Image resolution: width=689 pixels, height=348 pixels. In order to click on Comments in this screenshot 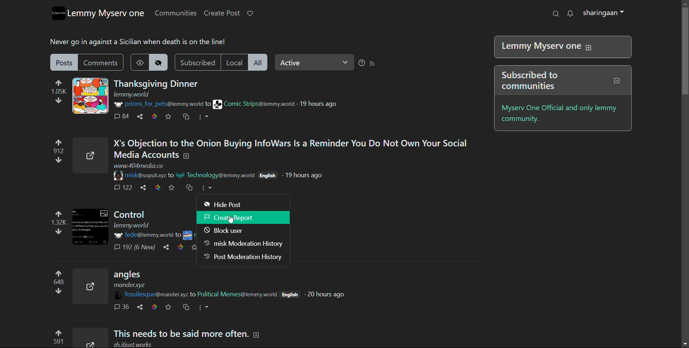, I will do `click(137, 248)`.